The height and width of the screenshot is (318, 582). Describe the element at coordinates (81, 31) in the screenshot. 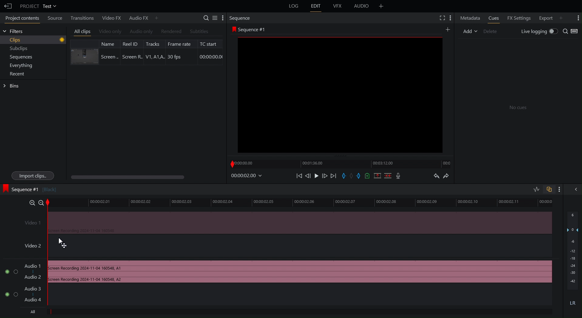

I see `All clips` at that location.